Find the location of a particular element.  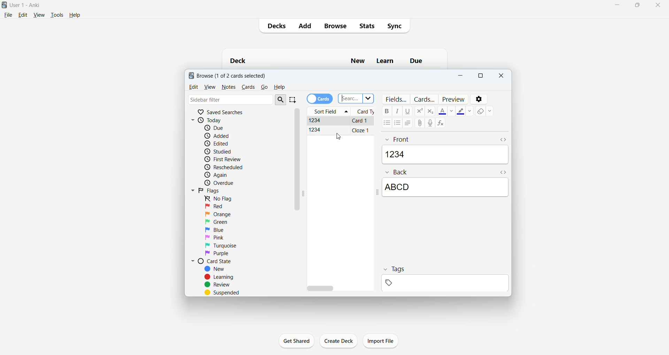

deck is located at coordinates (240, 61).